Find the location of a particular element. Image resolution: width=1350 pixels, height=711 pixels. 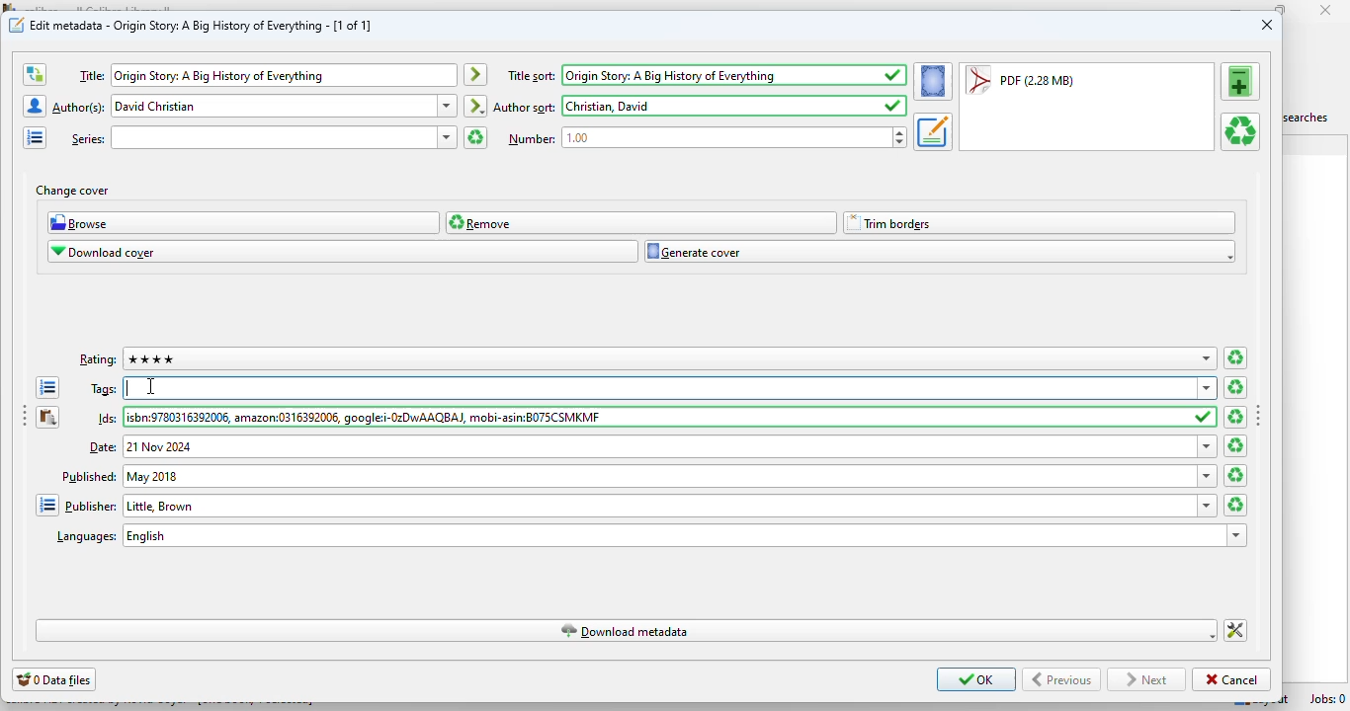

automatically create the title sort entry based on the current title entry is located at coordinates (475, 75).